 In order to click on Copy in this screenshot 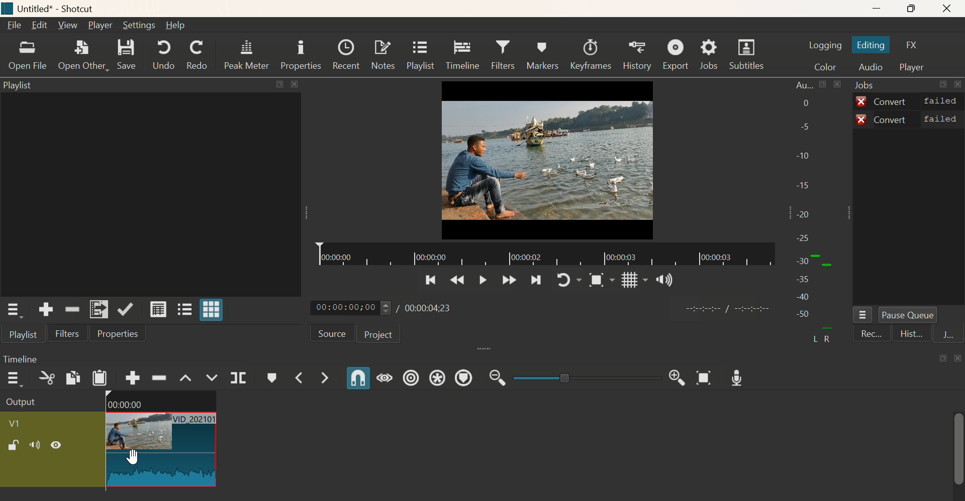, I will do `click(71, 379)`.